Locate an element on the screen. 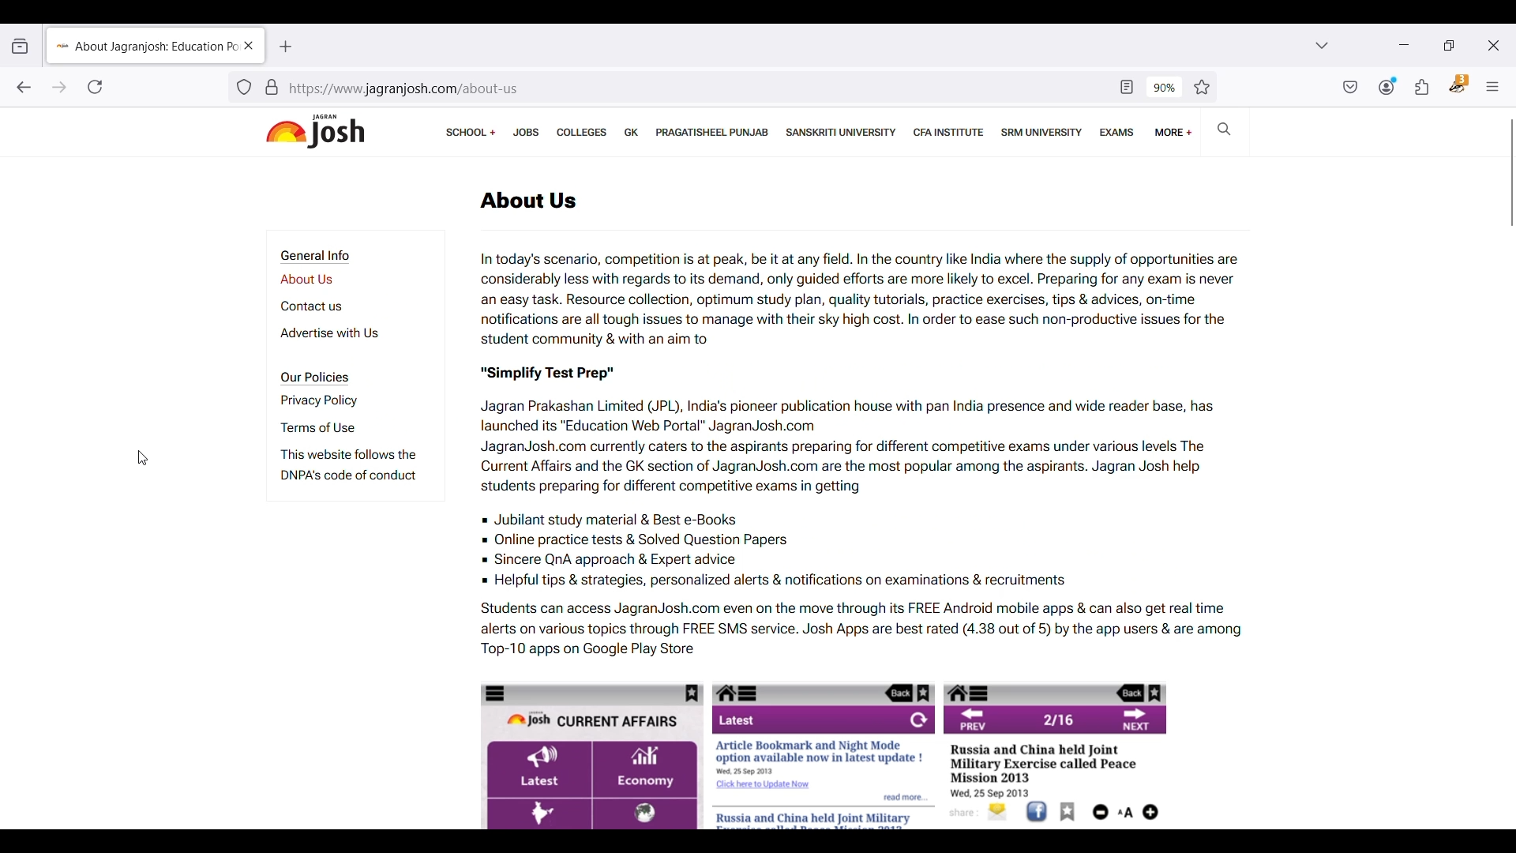 This screenshot has width=1516, height=853. Close interface is located at coordinates (1493, 45).